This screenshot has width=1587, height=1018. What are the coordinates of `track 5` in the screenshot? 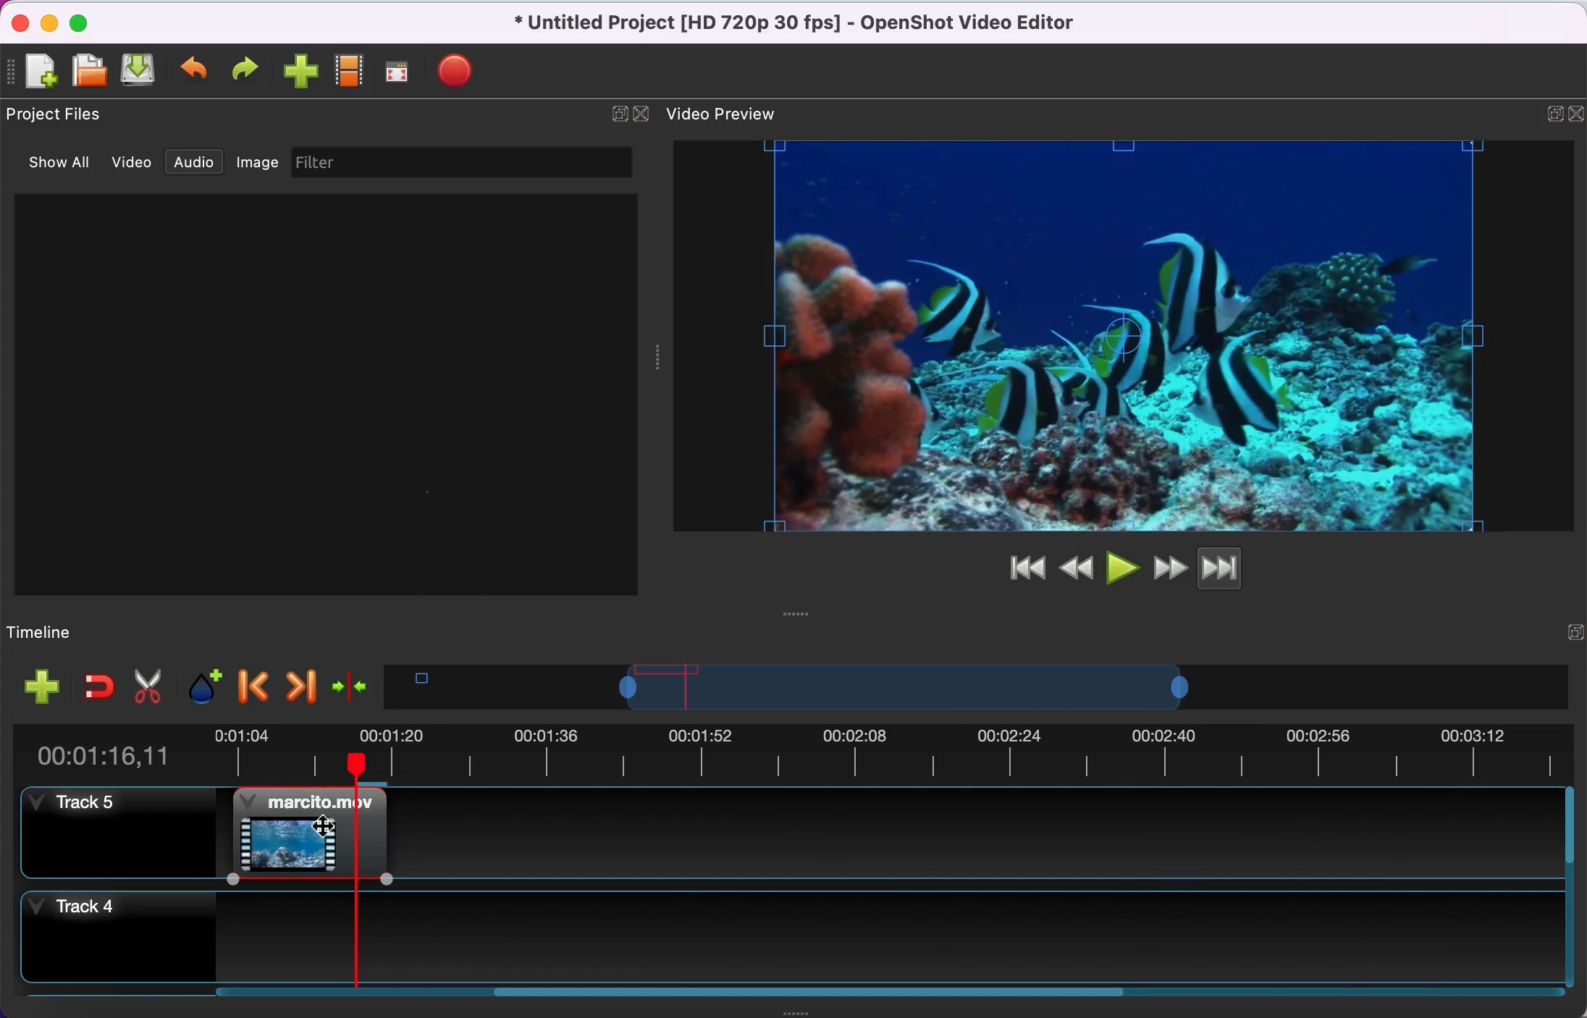 It's located at (794, 831).